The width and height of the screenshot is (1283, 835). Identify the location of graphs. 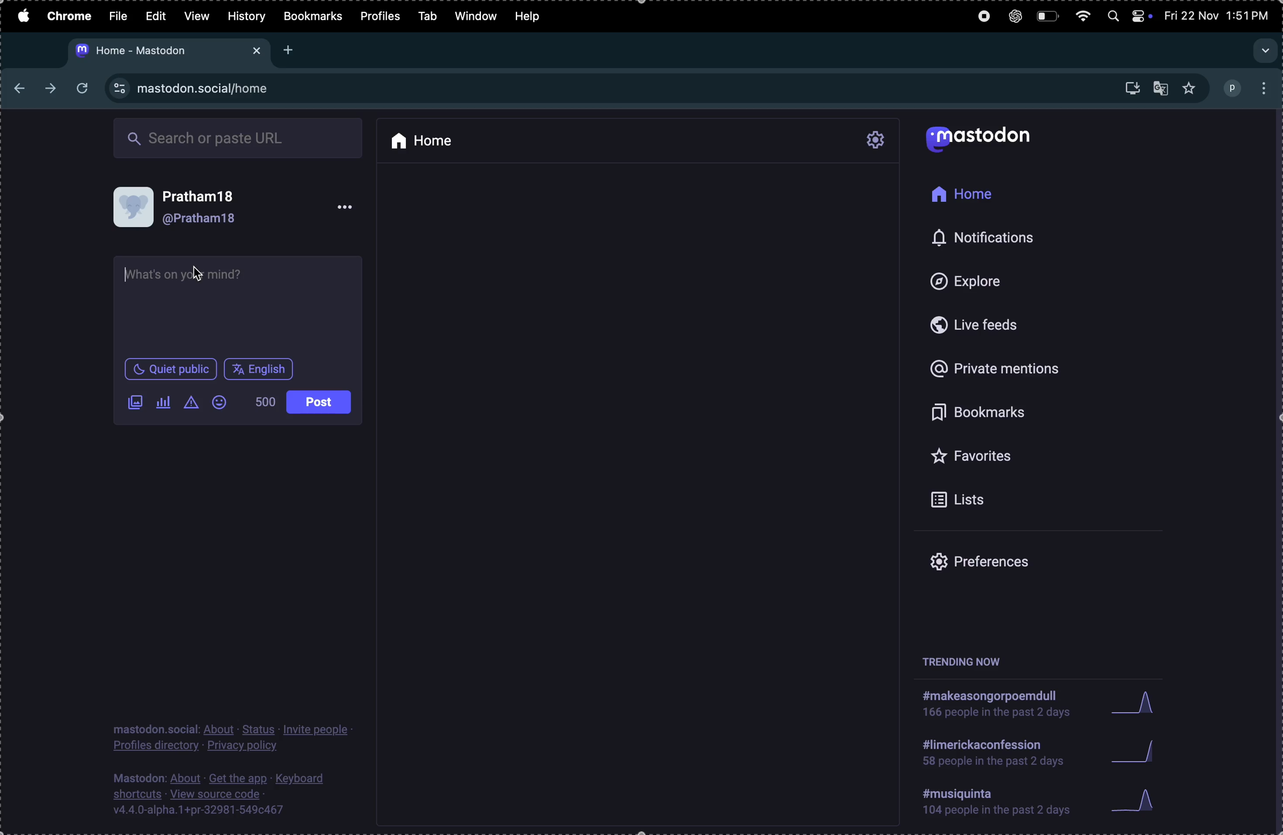
(1097, 703).